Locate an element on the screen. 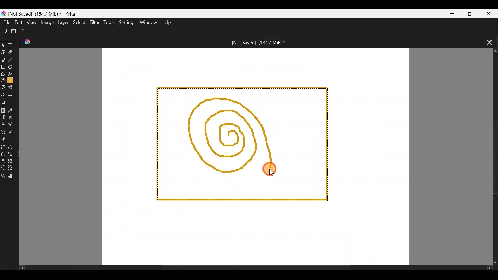 Image resolution: width=498 pixels, height=280 pixels. Bezier curve selection tool is located at coordinates (3, 168).